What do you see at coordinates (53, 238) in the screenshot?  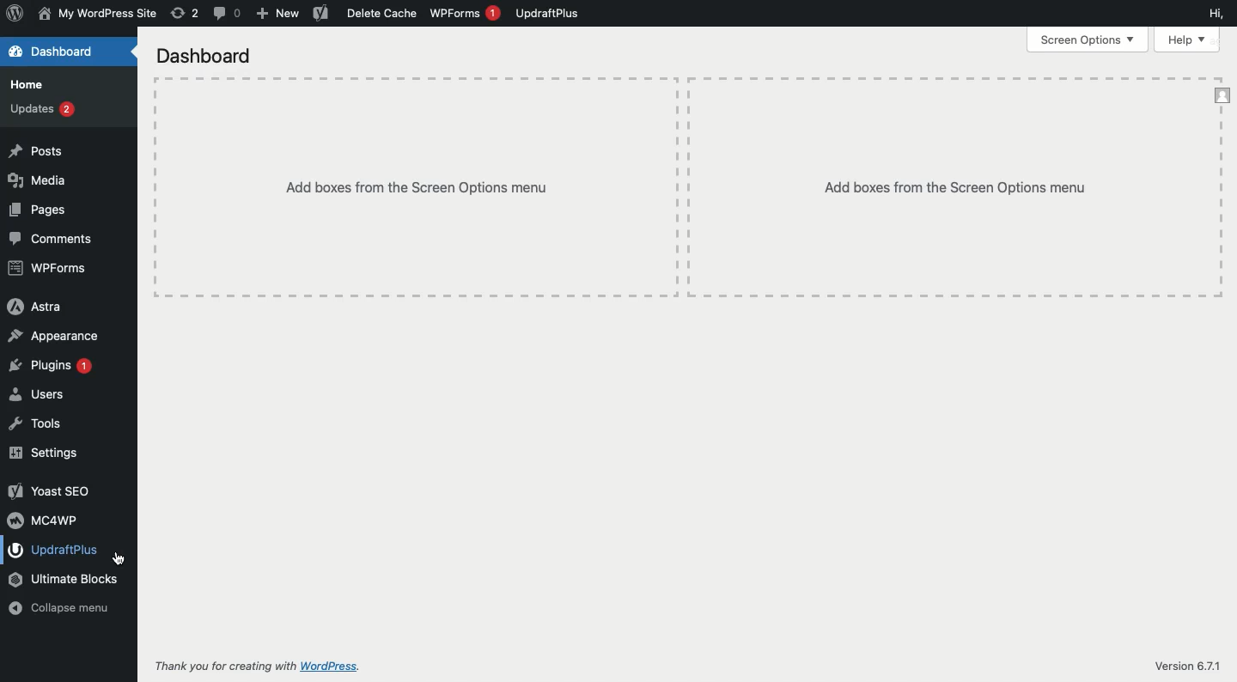 I see `Comments` at bounding box center [53, 238].